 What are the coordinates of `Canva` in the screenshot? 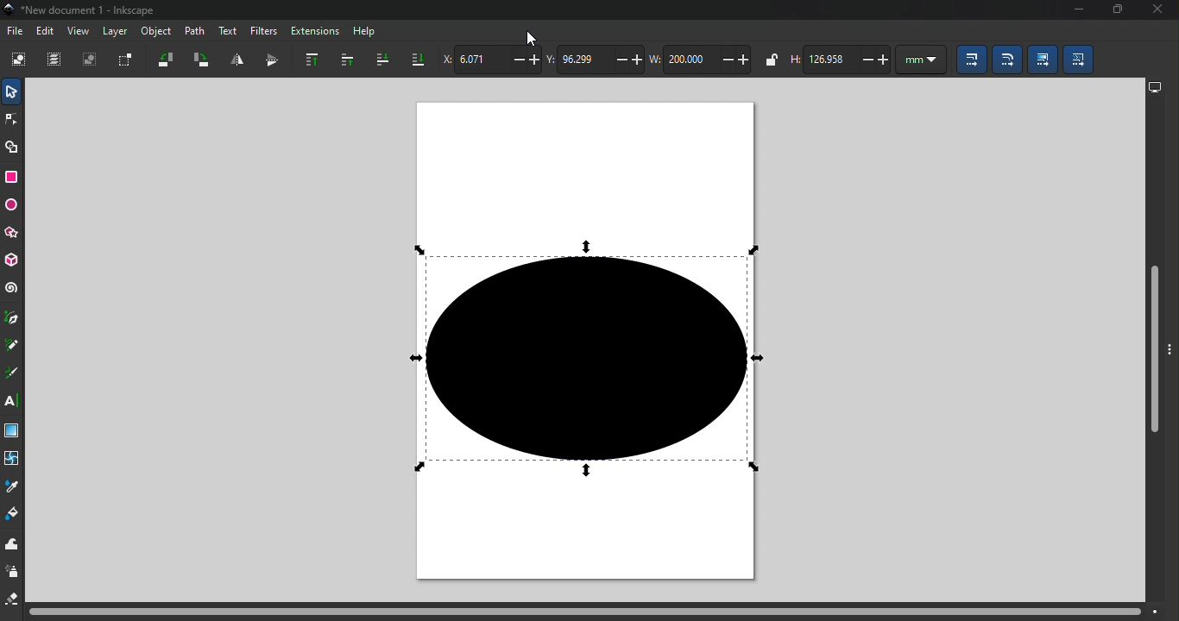 It's located at (592, 342).